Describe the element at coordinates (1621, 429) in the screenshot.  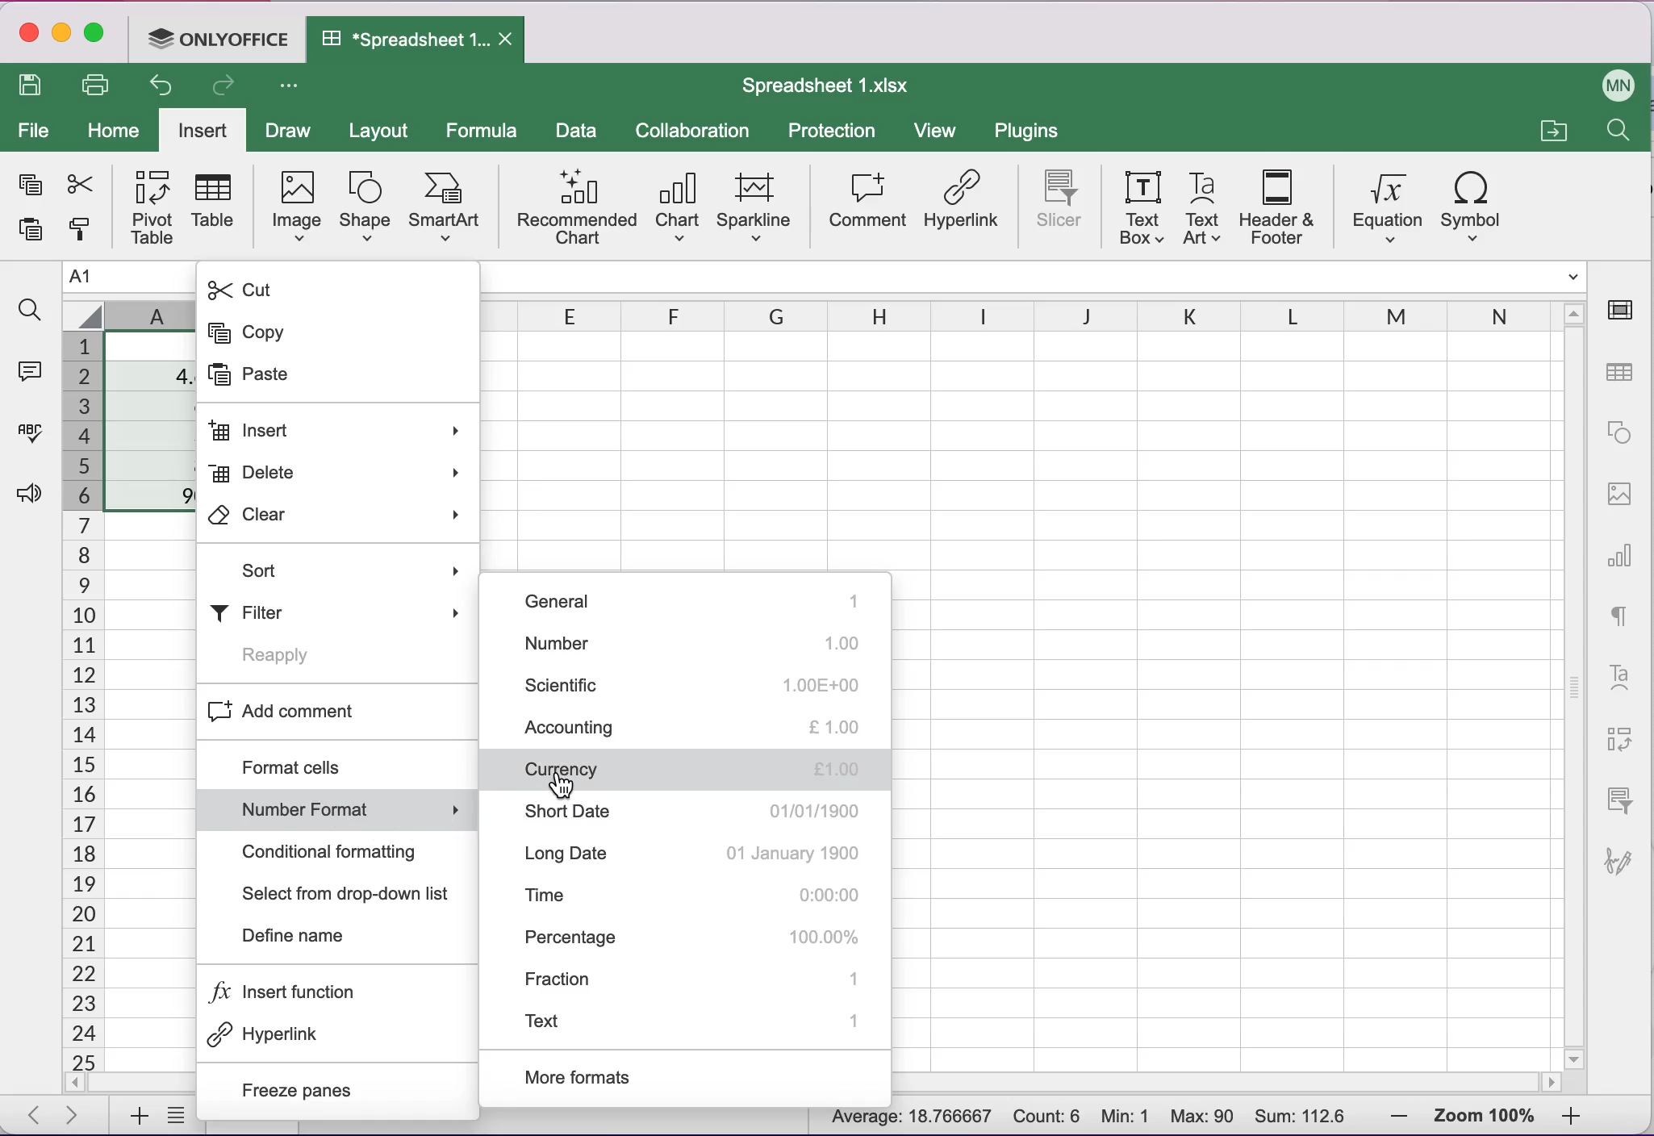
I see `shape` at that location.